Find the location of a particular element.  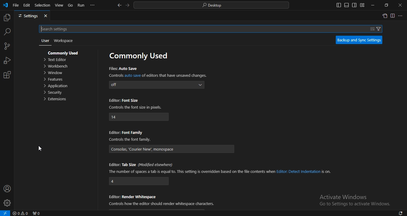

close is located at coordinates (46, 16).